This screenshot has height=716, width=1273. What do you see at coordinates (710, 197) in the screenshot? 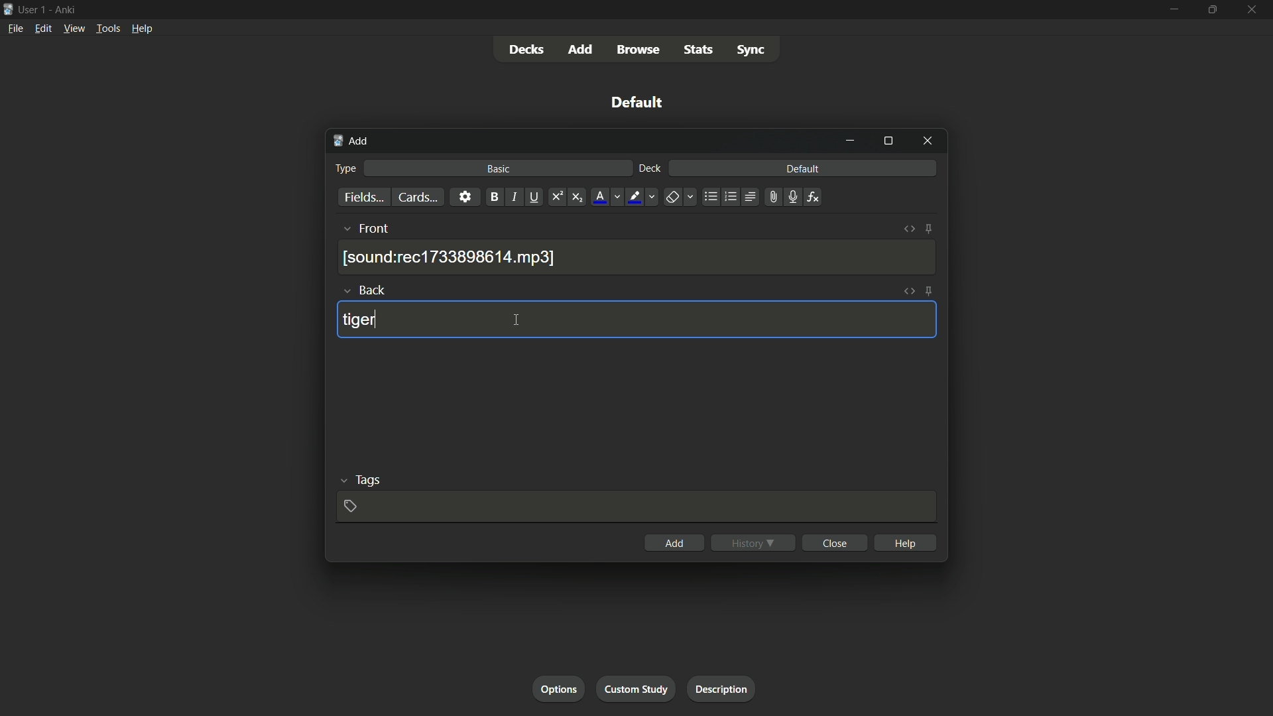
I see `unordered list` at bounding box center [710, 197].